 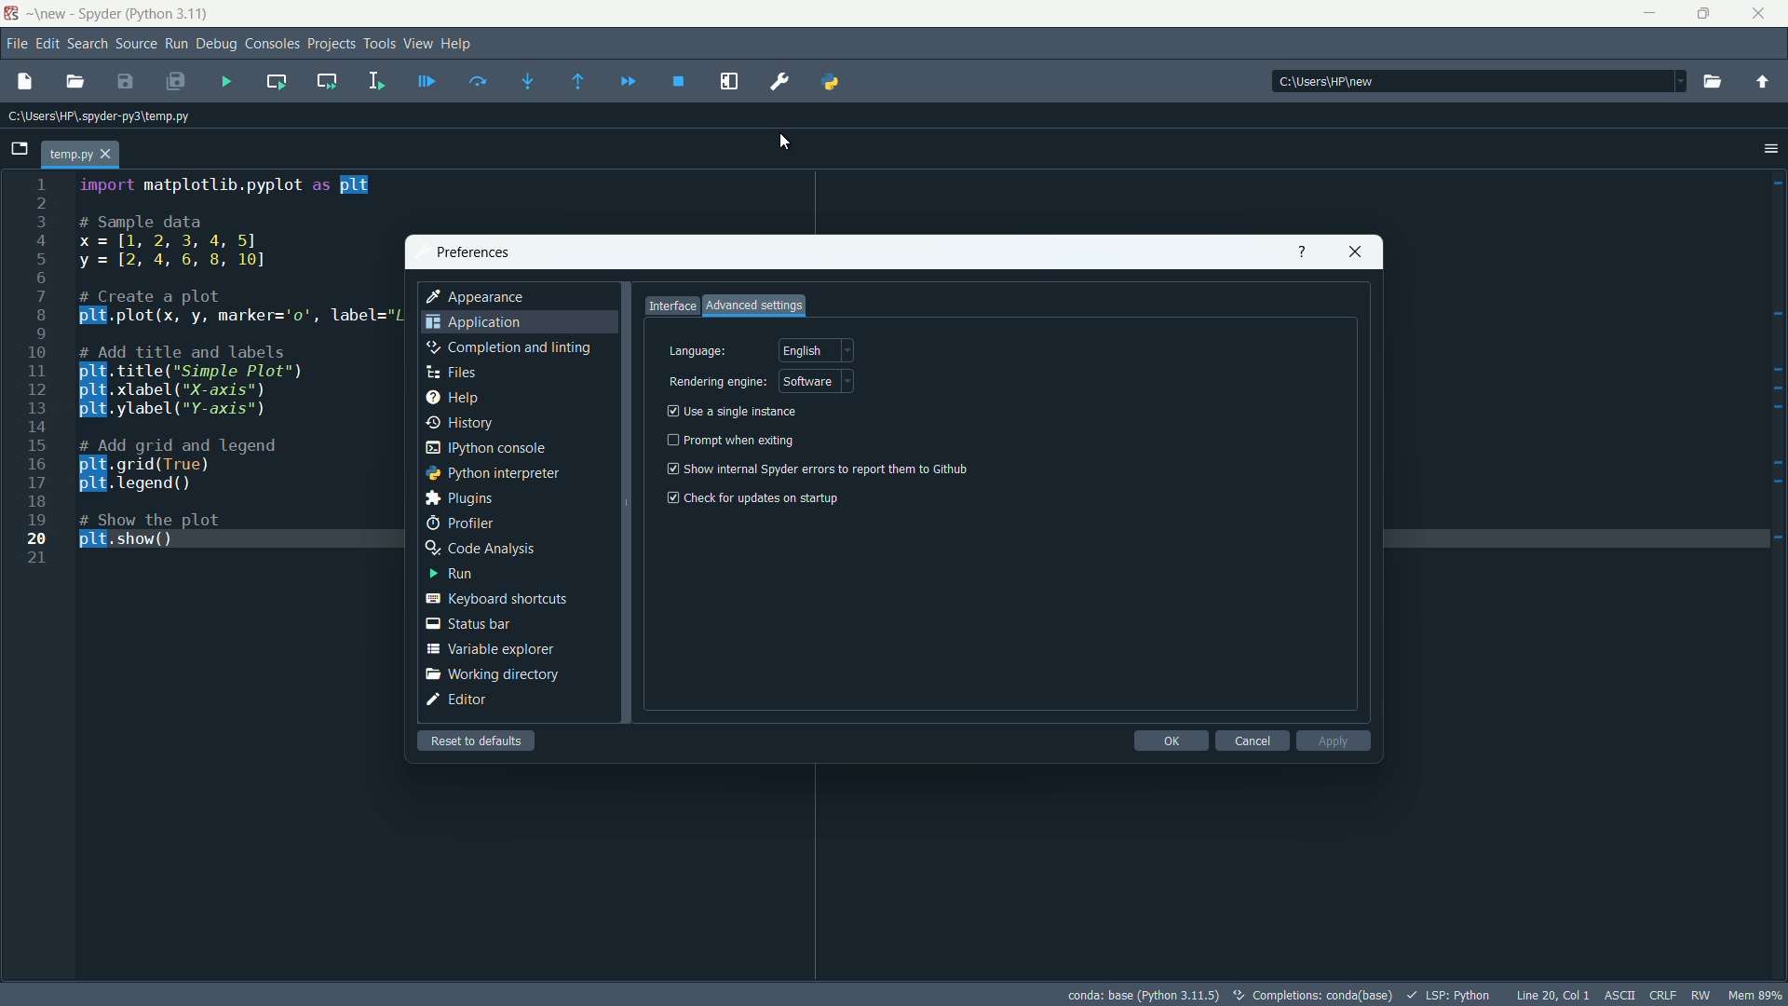 I want to click on projects, so click(x=331, y=45).